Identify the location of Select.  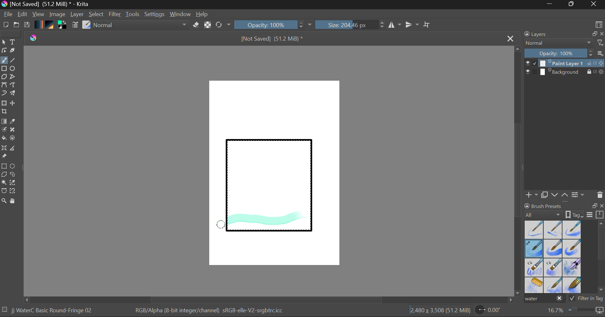
(4, 42).